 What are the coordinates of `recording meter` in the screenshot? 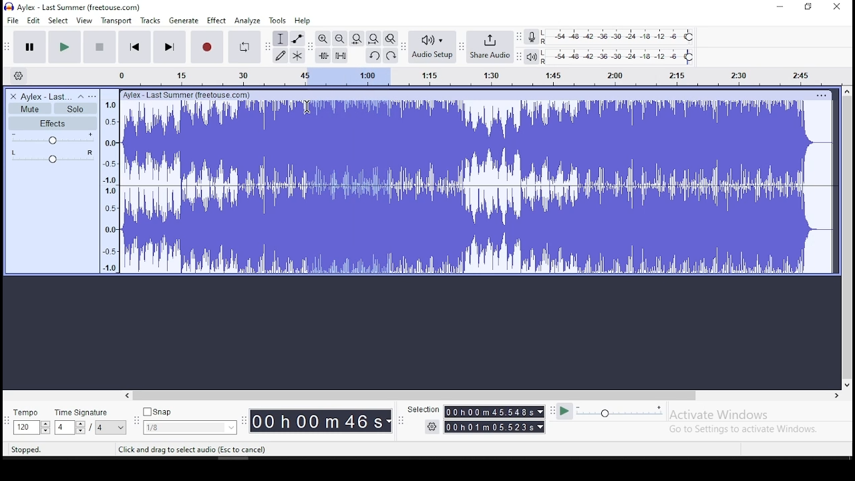 It's located at (535, 35).